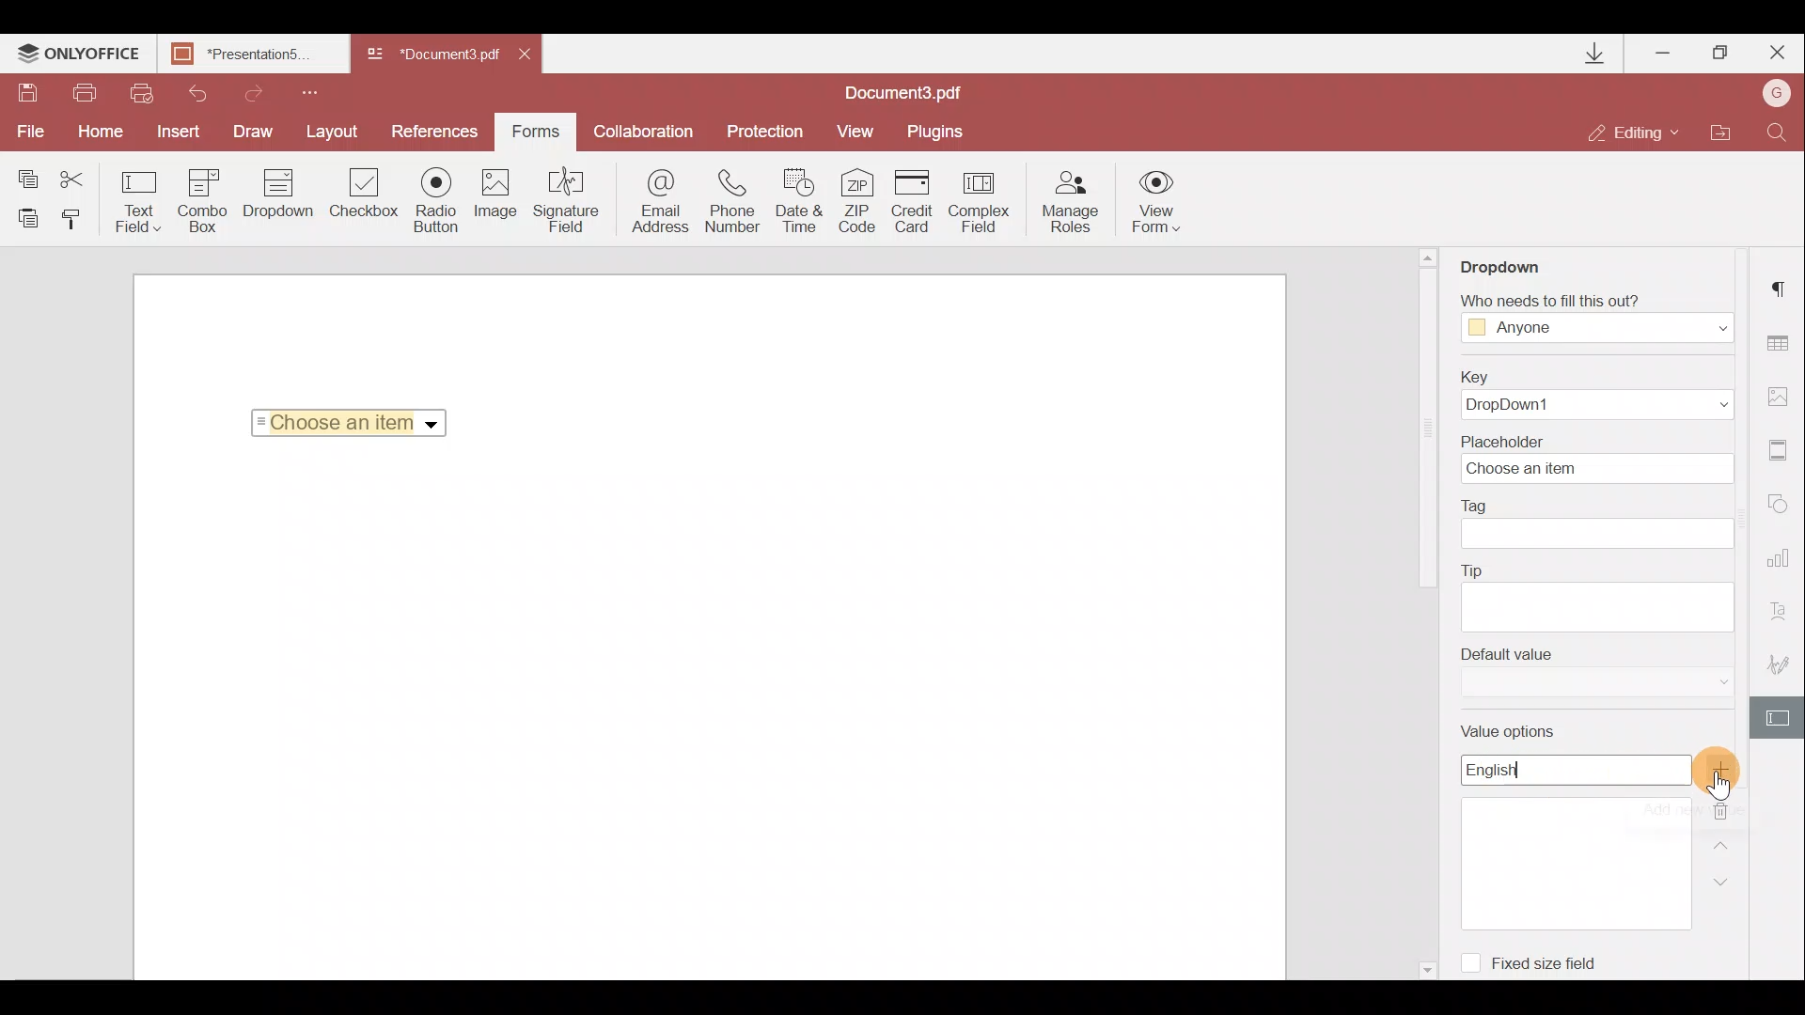 The width and height of the screenshot is (1805, 1015). I want to click on Table settings, so click(1781, 343).